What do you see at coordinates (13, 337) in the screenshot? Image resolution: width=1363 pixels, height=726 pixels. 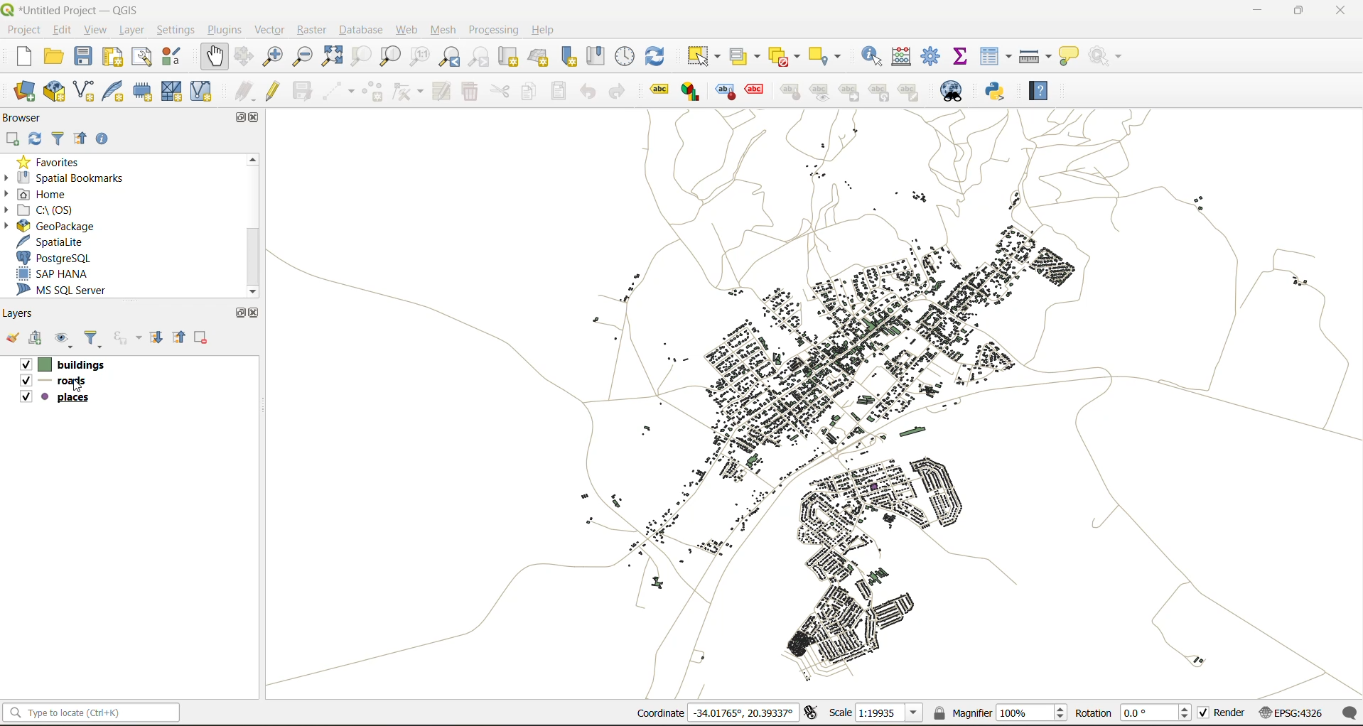 I see `open` at bounding box center [13, 337].